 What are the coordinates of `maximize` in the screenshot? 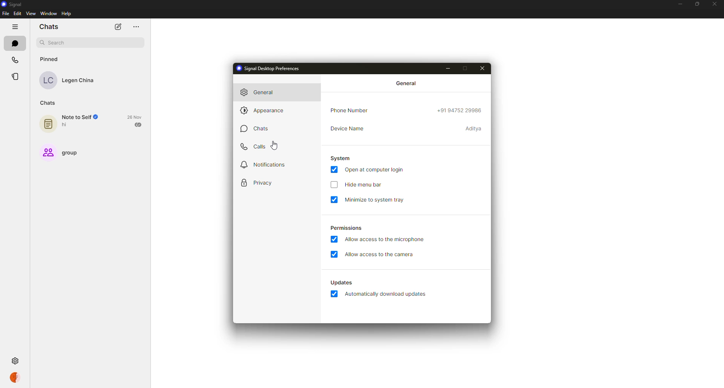 It's located at (697, 4).